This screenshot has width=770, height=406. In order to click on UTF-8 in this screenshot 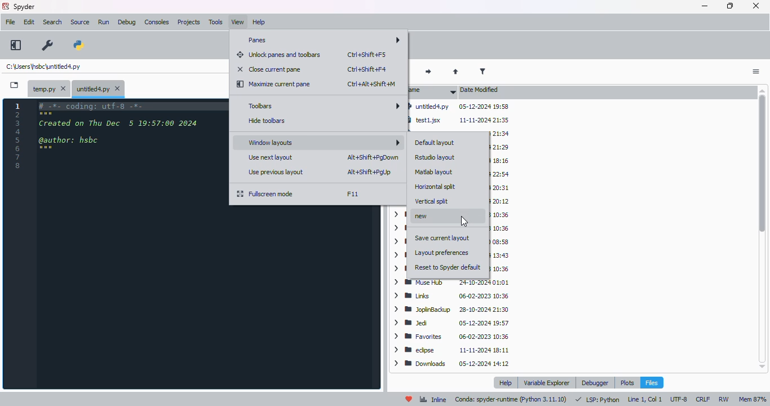, I will do `click(680, 399)`.